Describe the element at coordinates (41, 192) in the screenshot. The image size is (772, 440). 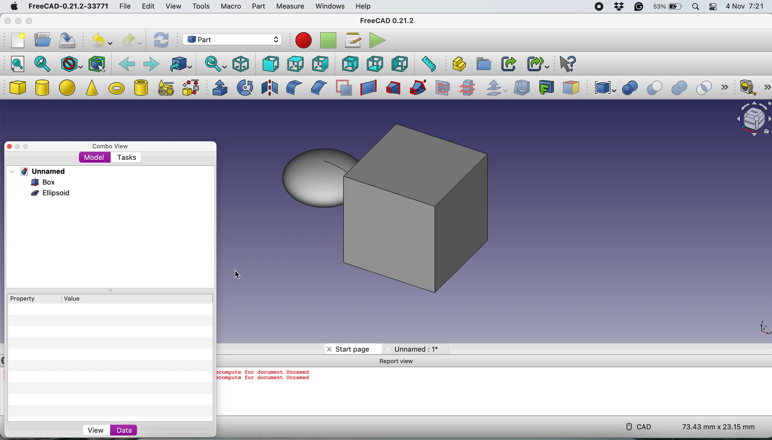
I see `ellpsoid` at that location.